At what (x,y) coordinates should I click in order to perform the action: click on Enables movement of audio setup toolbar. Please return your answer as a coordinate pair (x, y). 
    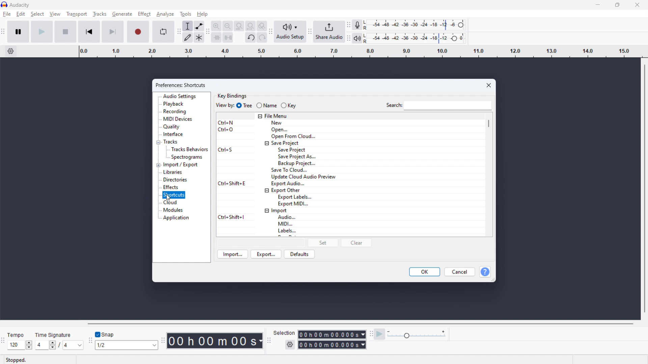
    Looking at the image, I should click on (271, 32).